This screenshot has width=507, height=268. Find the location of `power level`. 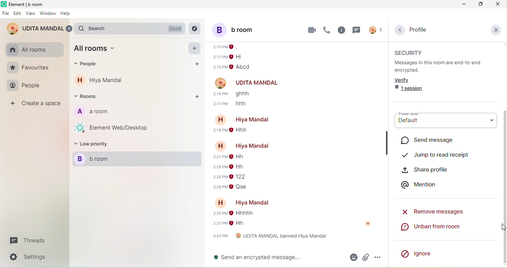

power level is located at coordinates (412, 114).